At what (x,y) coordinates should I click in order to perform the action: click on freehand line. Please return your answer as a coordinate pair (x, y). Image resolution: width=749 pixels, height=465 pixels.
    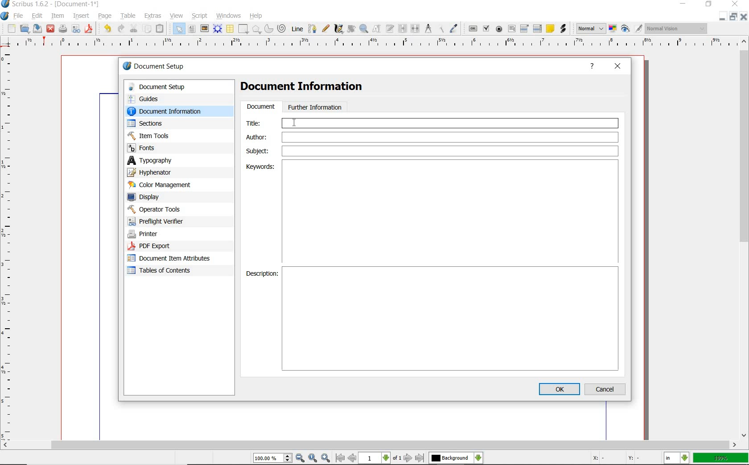
    Looking at the image, I should click on (325, 28).